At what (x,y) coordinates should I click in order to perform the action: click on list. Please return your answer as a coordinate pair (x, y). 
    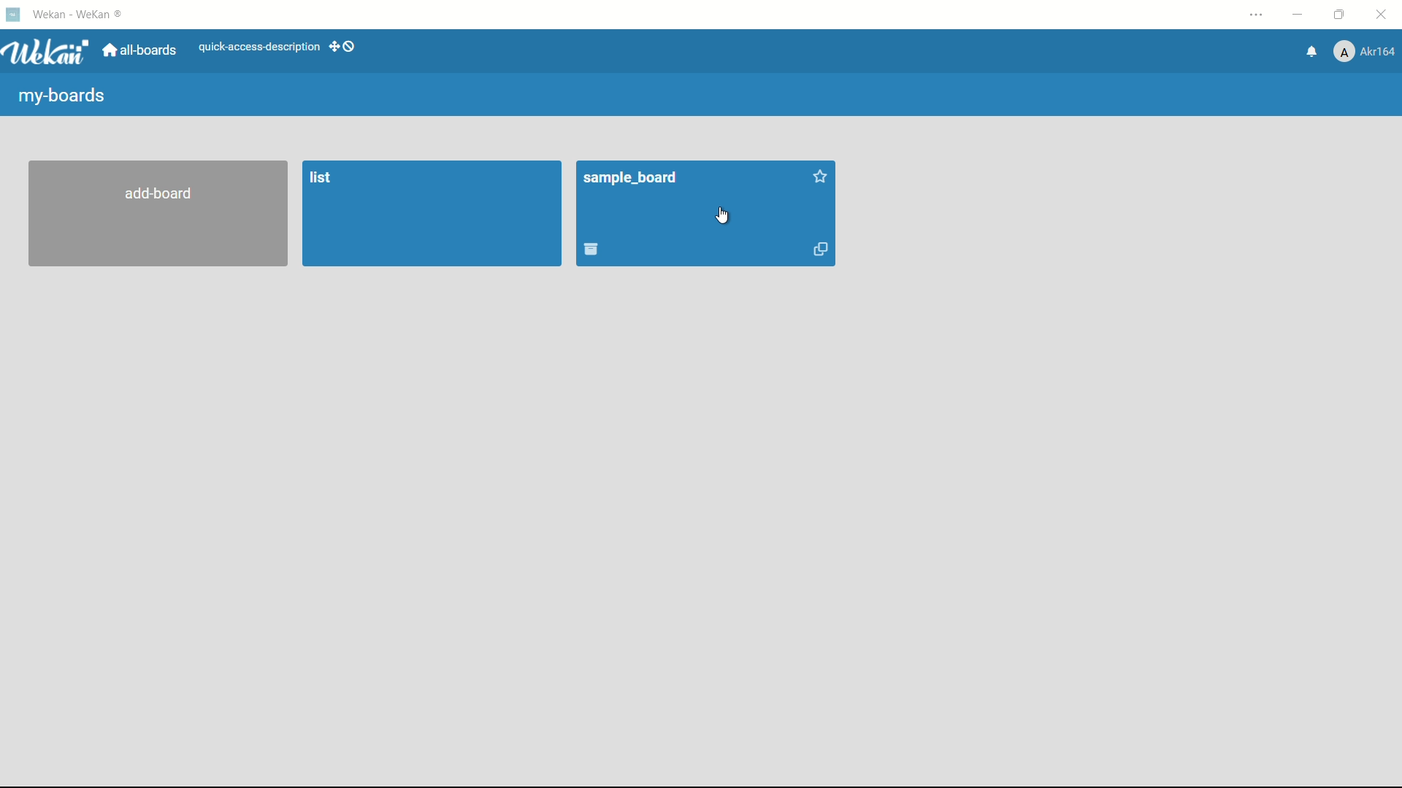
    Looking at the image, I should click on (432, 215).